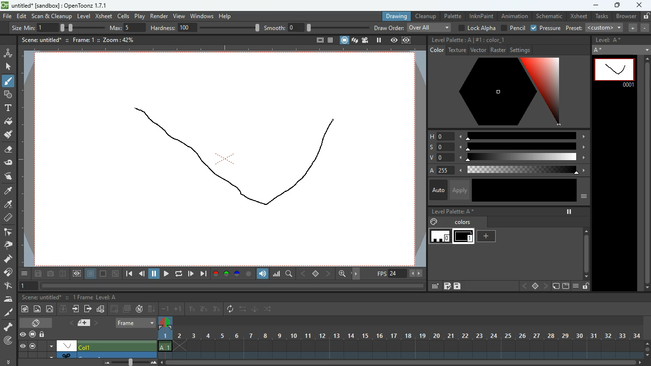  What do you see at coordinates (488, 236) in the screenshot?
I see `add` at bounding box center [488, 236].